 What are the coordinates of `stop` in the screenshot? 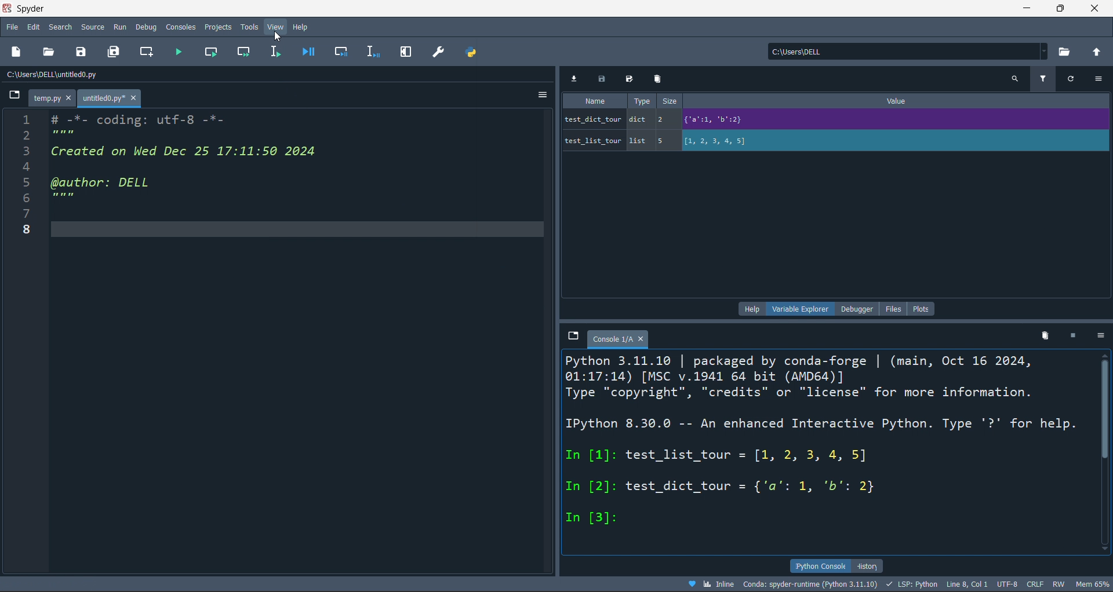 It's located at (1078, 335).